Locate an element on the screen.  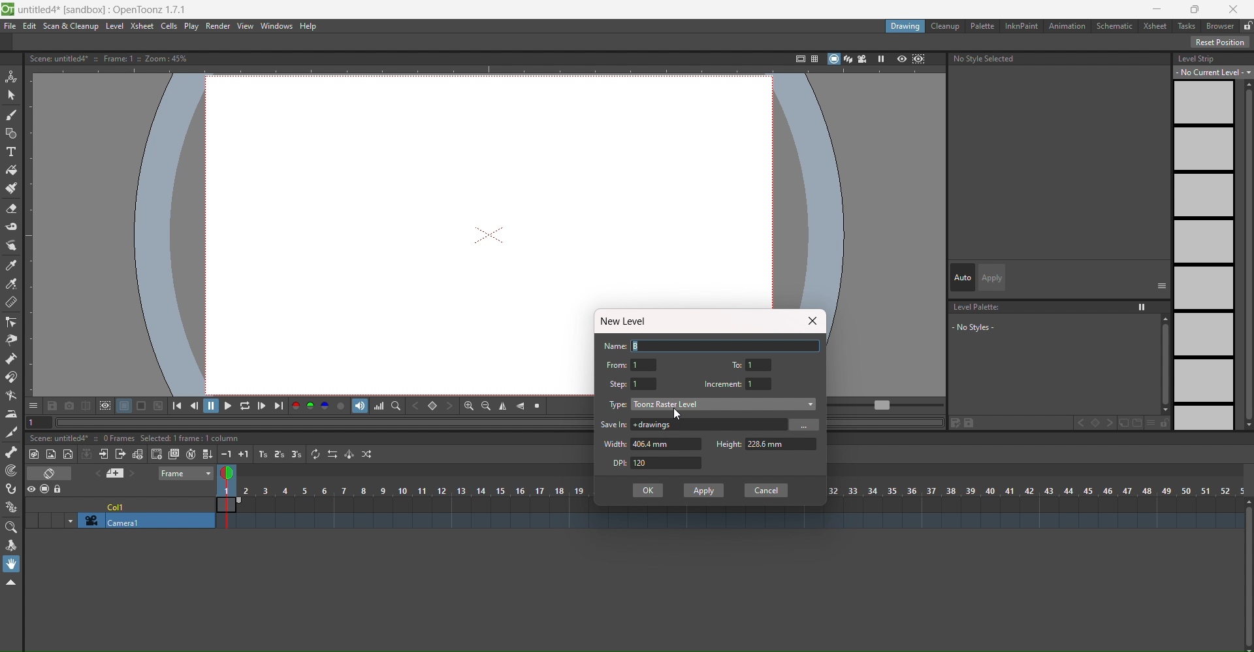
apply is located at coordinates (993, 278).